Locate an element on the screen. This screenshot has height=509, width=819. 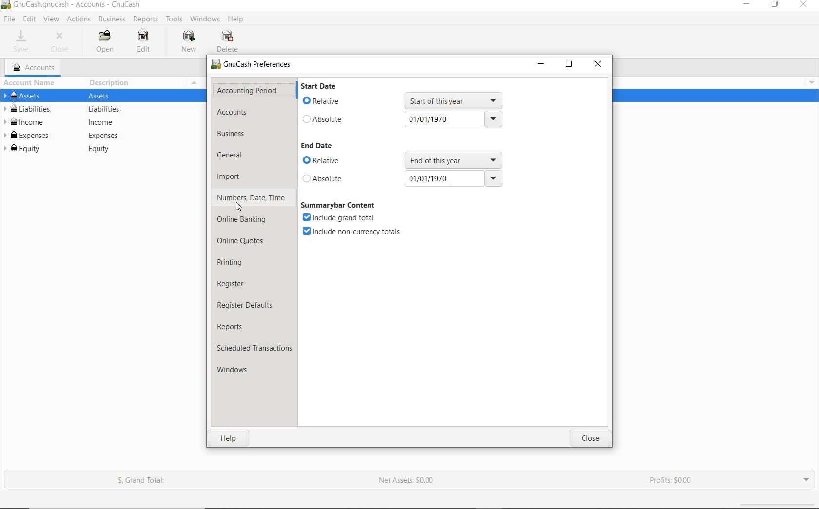
EXPENSES is located at coordinates (97, 136).